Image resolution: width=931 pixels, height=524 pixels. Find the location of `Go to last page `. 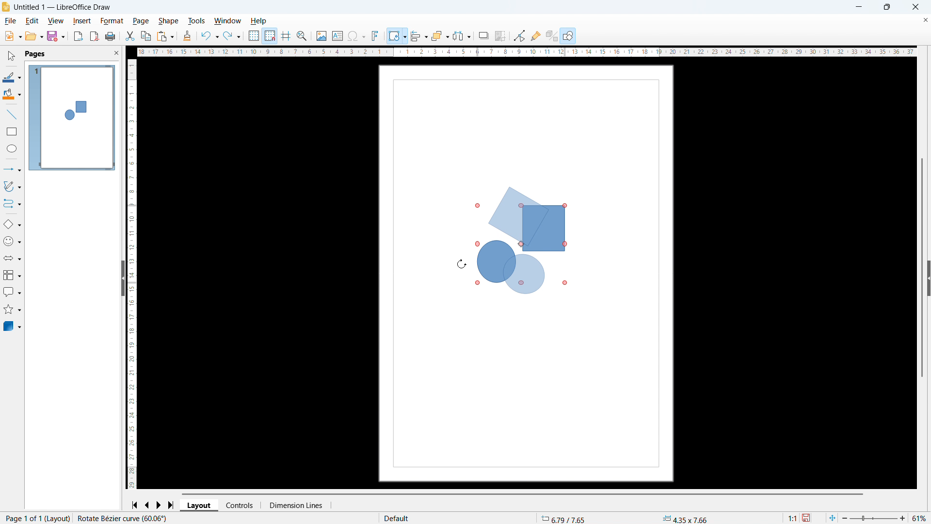

Go to last page  is located at coordinates (172, 505).